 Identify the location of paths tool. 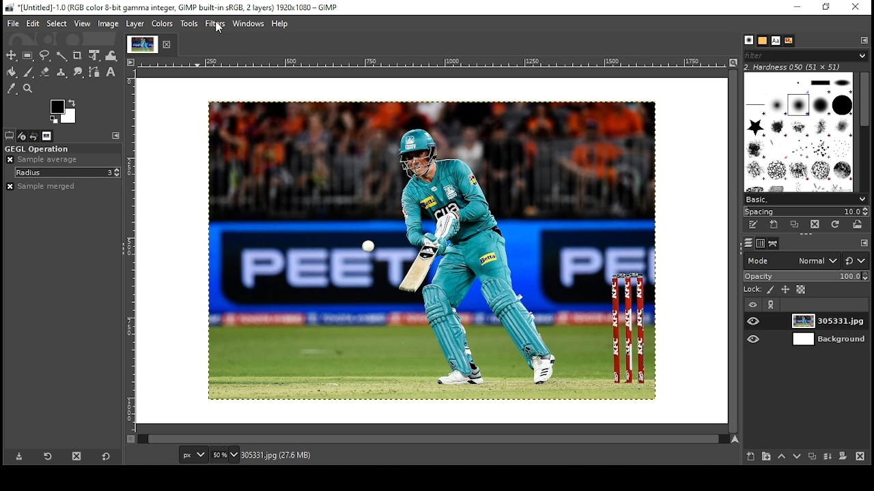
(95, 72).